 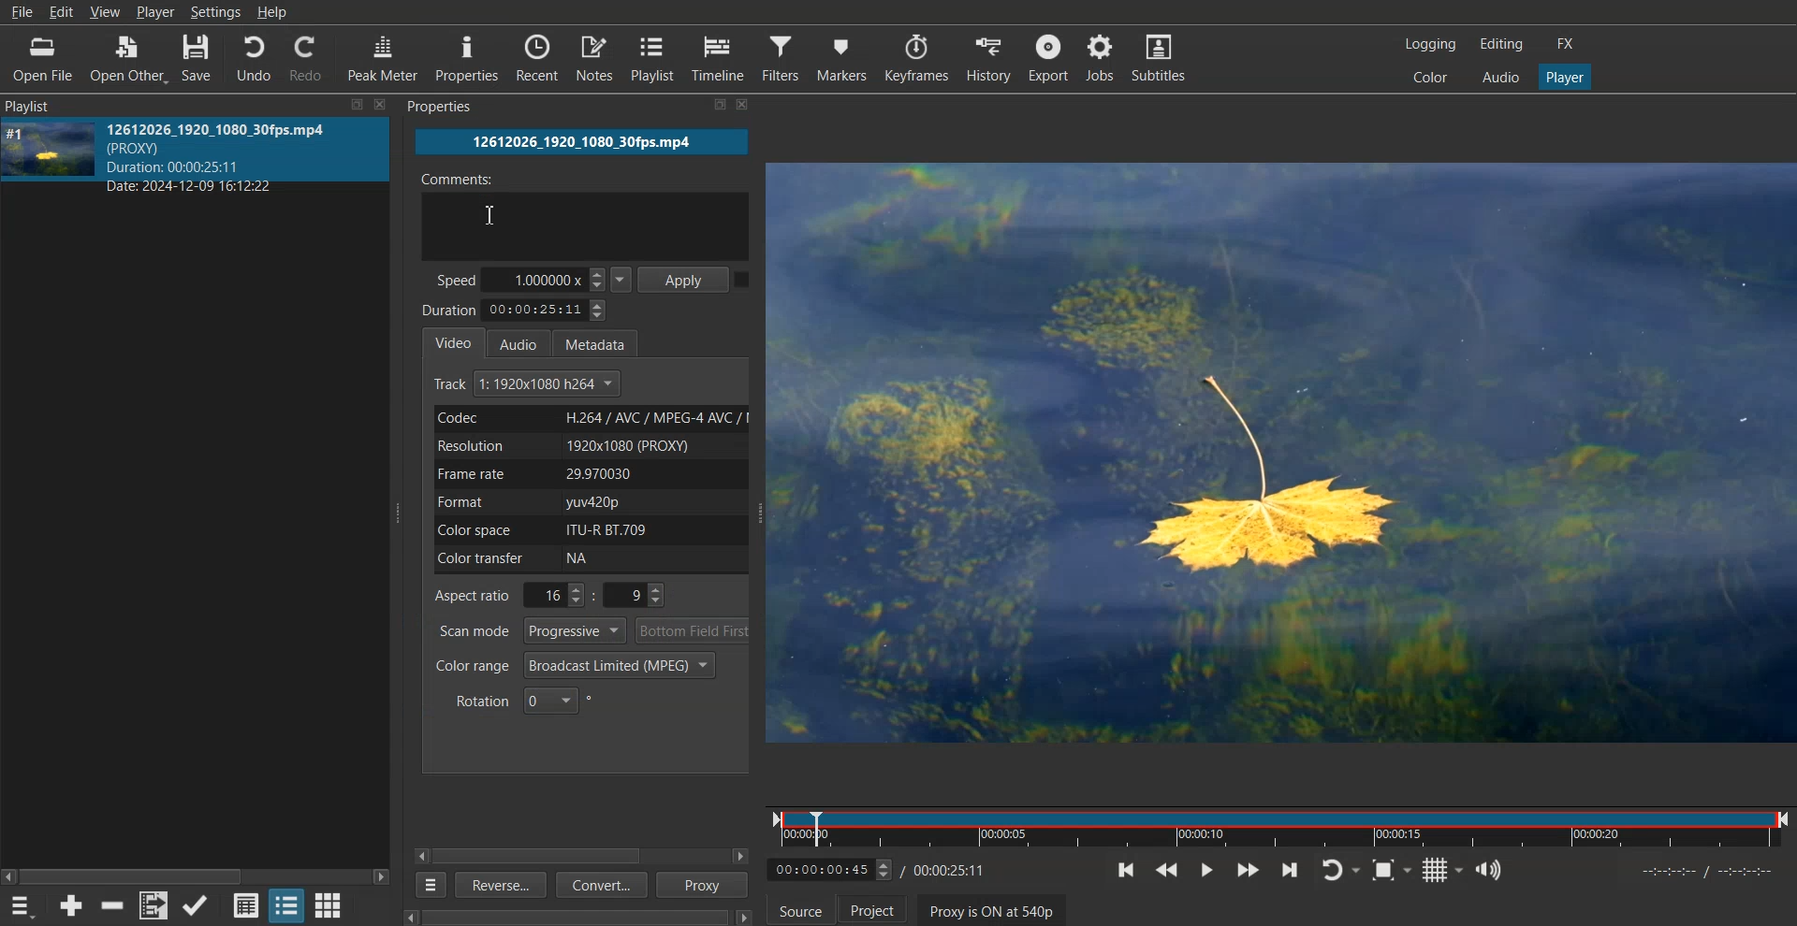 What do you see at coordinates (153, 905) in the screenshot?
I see `Add file to playlist` at bounding box center [153, 905].